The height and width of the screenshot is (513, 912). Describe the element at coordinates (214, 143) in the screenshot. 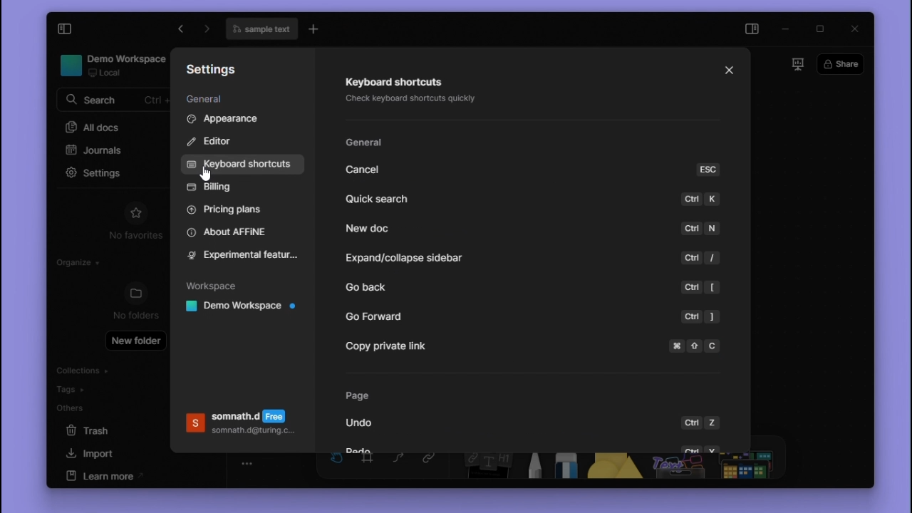

I see `Editor` at that location.